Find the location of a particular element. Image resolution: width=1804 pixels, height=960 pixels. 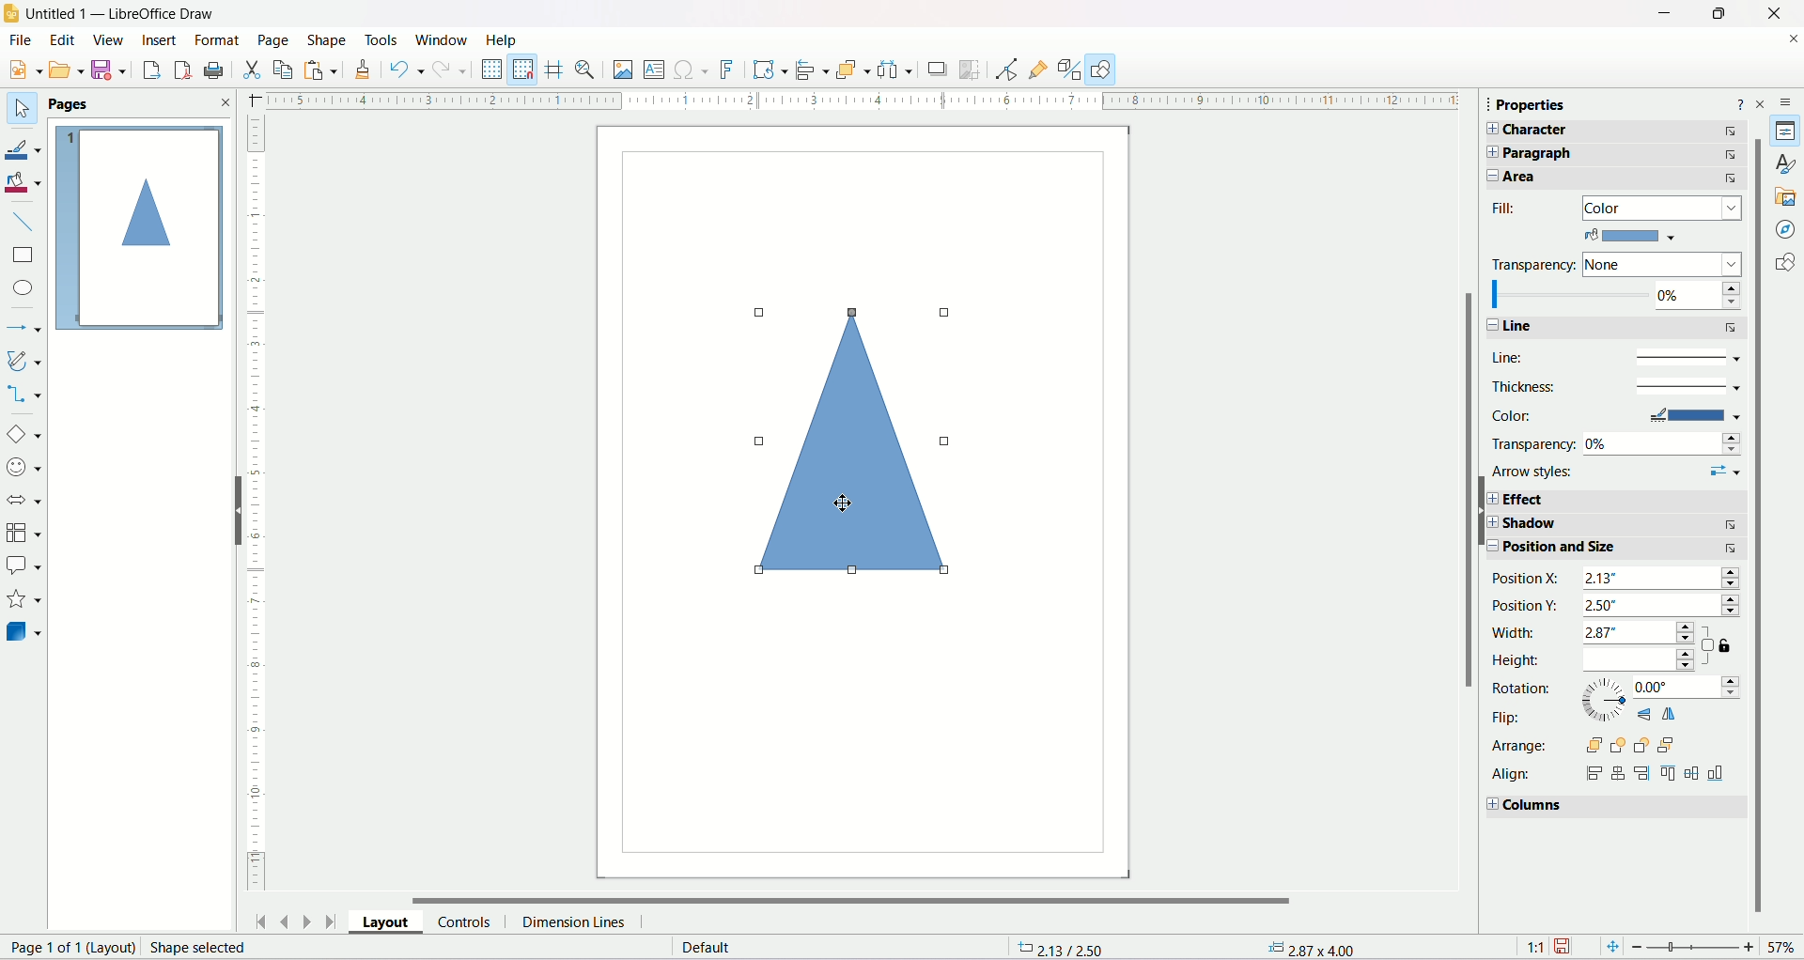

Insert line is located at coordinates (24, 221).